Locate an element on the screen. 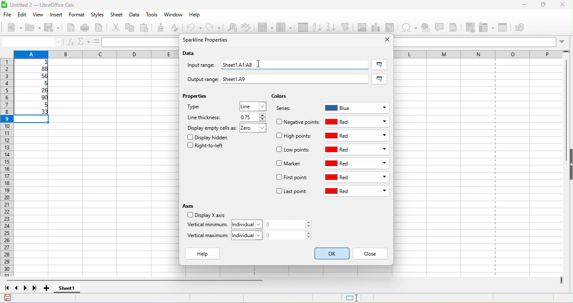  sheet 1 is located at coordinates (74, 289).